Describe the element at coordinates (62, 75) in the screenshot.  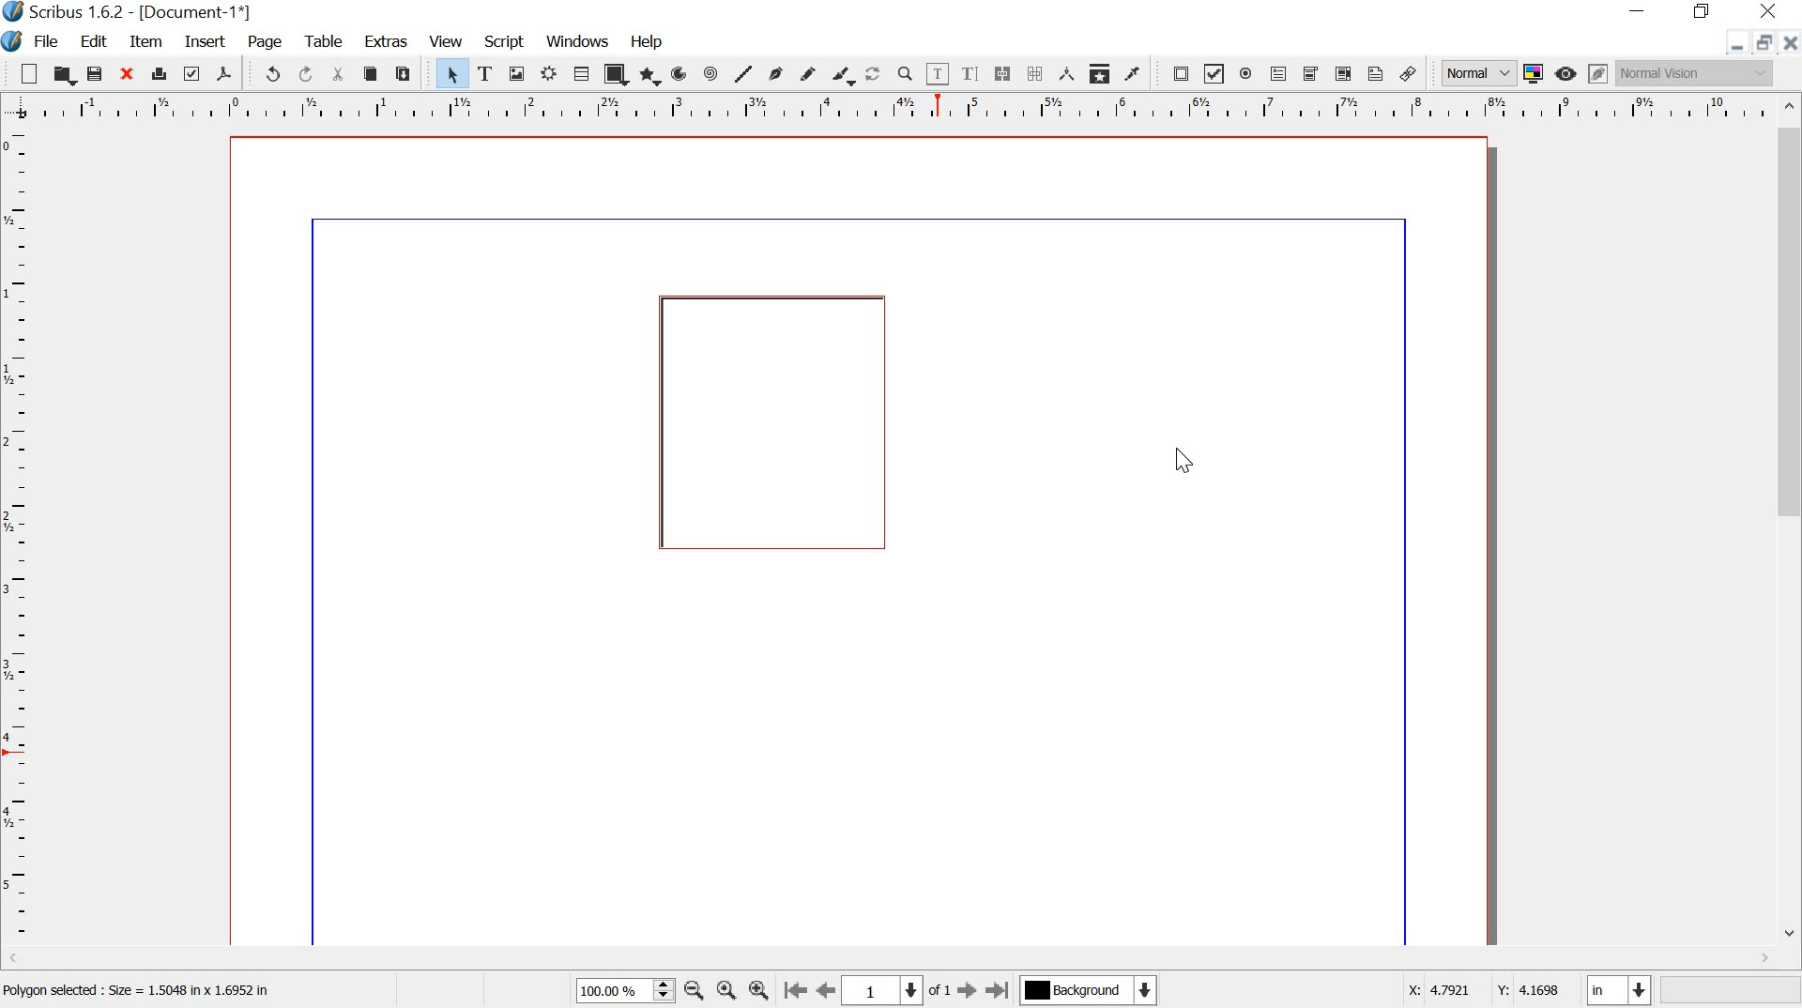
I see `open` at that location.